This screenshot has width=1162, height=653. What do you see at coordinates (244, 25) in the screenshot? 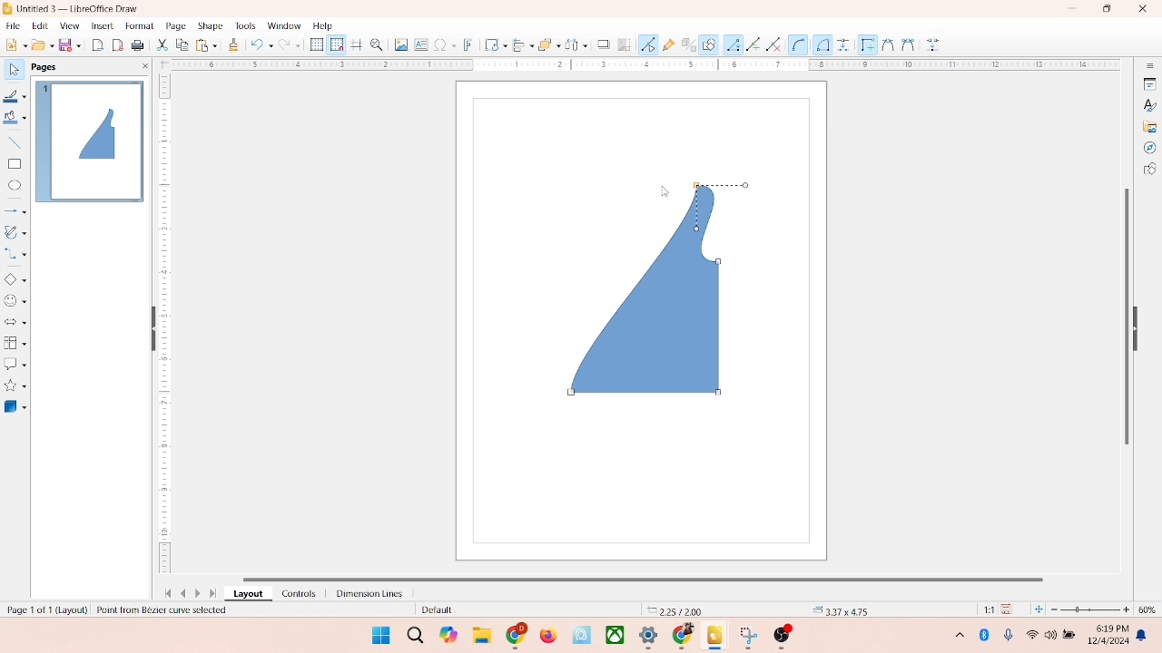
I see `tools` at bounding box center [244, 25].